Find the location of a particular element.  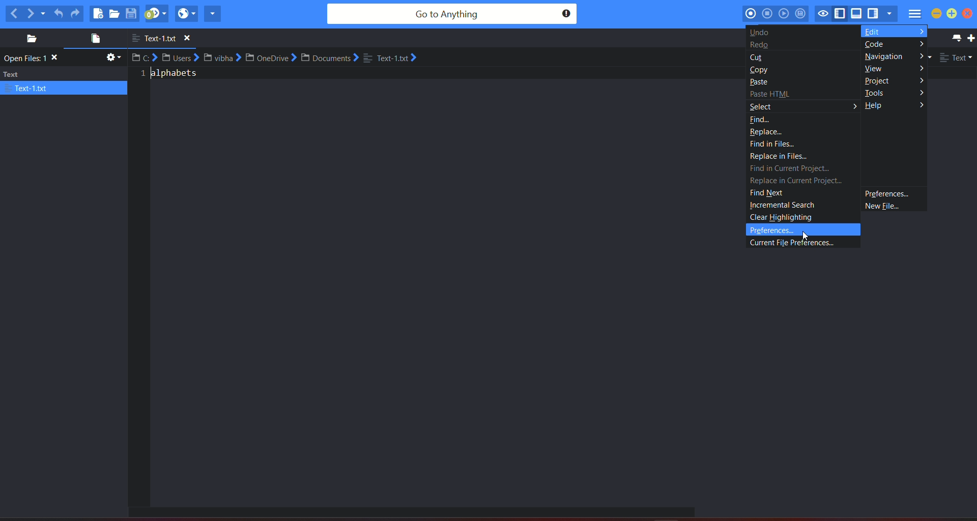

new file is located at coordinates (98, 13).